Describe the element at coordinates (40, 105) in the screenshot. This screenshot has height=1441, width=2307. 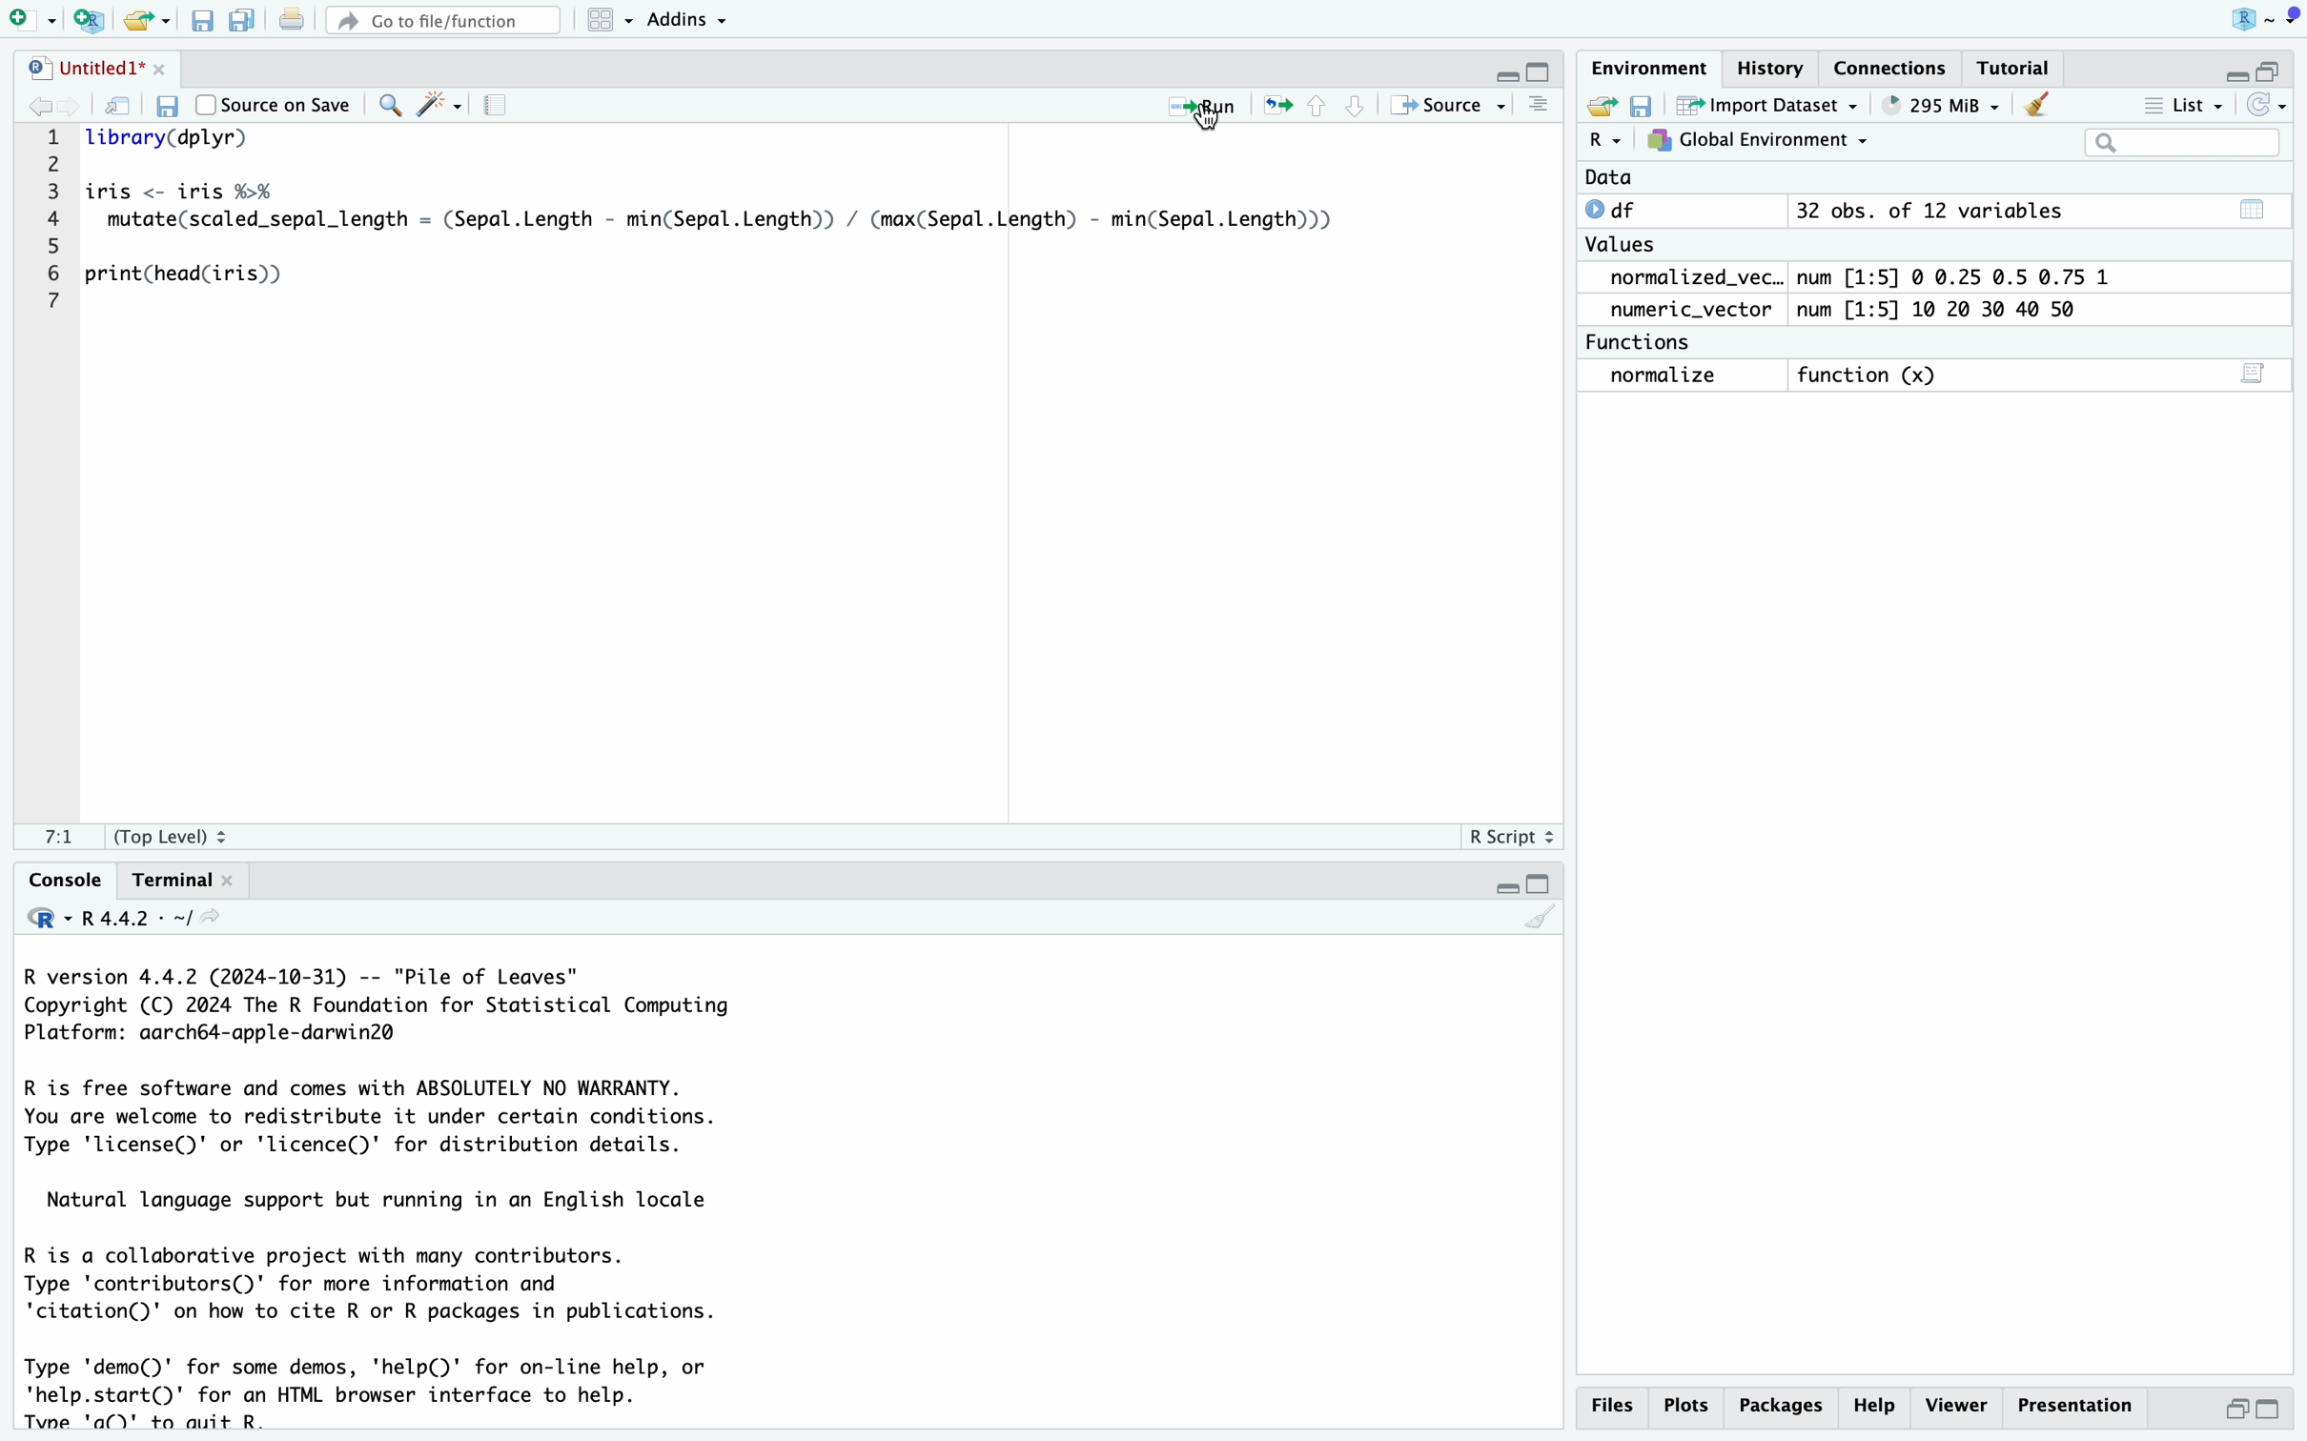
I see `Back` at that location.